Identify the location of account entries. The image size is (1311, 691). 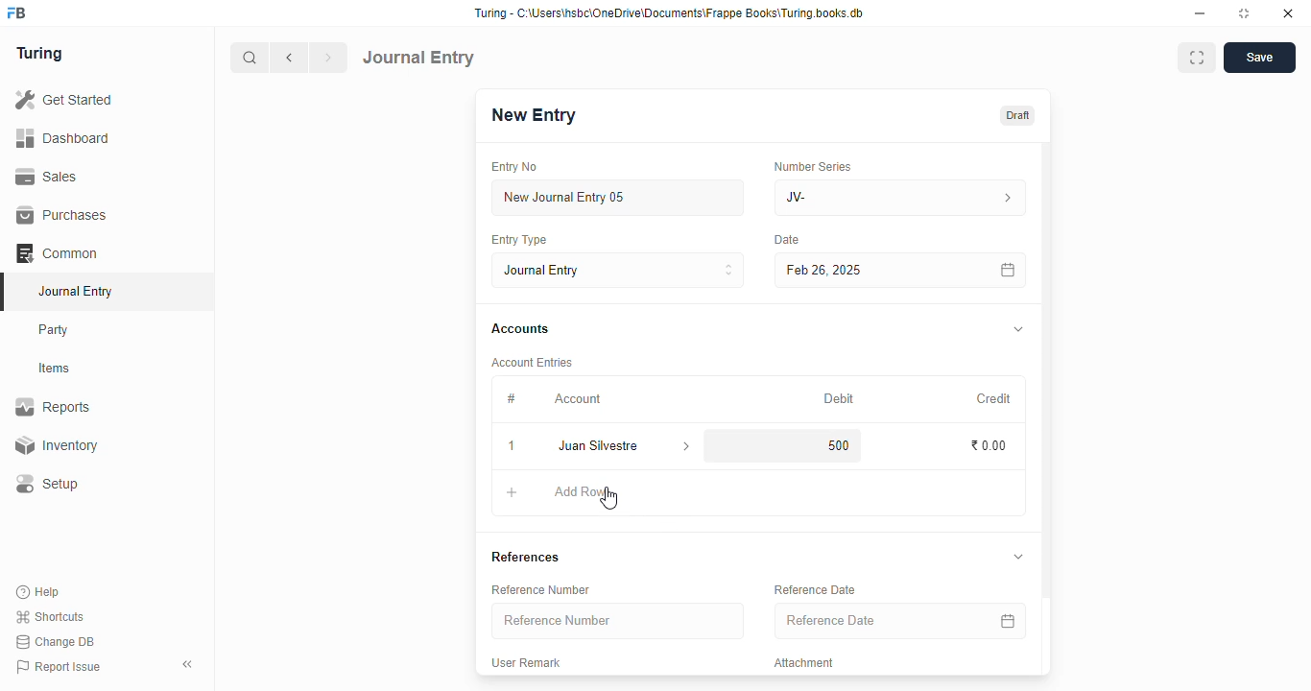
(532, 362).